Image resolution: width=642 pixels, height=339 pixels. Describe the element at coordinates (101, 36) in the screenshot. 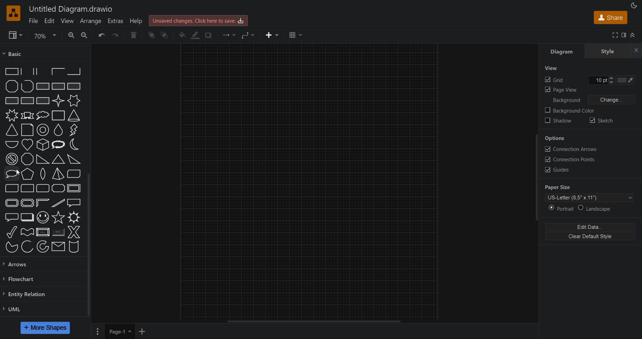

I see `Undo` at that location.